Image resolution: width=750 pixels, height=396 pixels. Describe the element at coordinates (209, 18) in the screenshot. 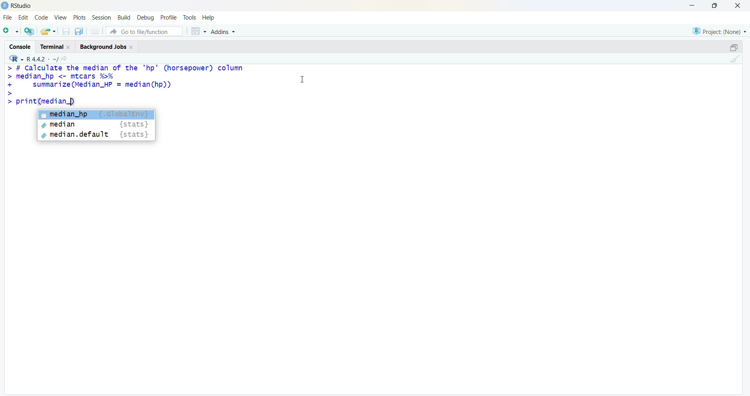

I see `help` at that location.